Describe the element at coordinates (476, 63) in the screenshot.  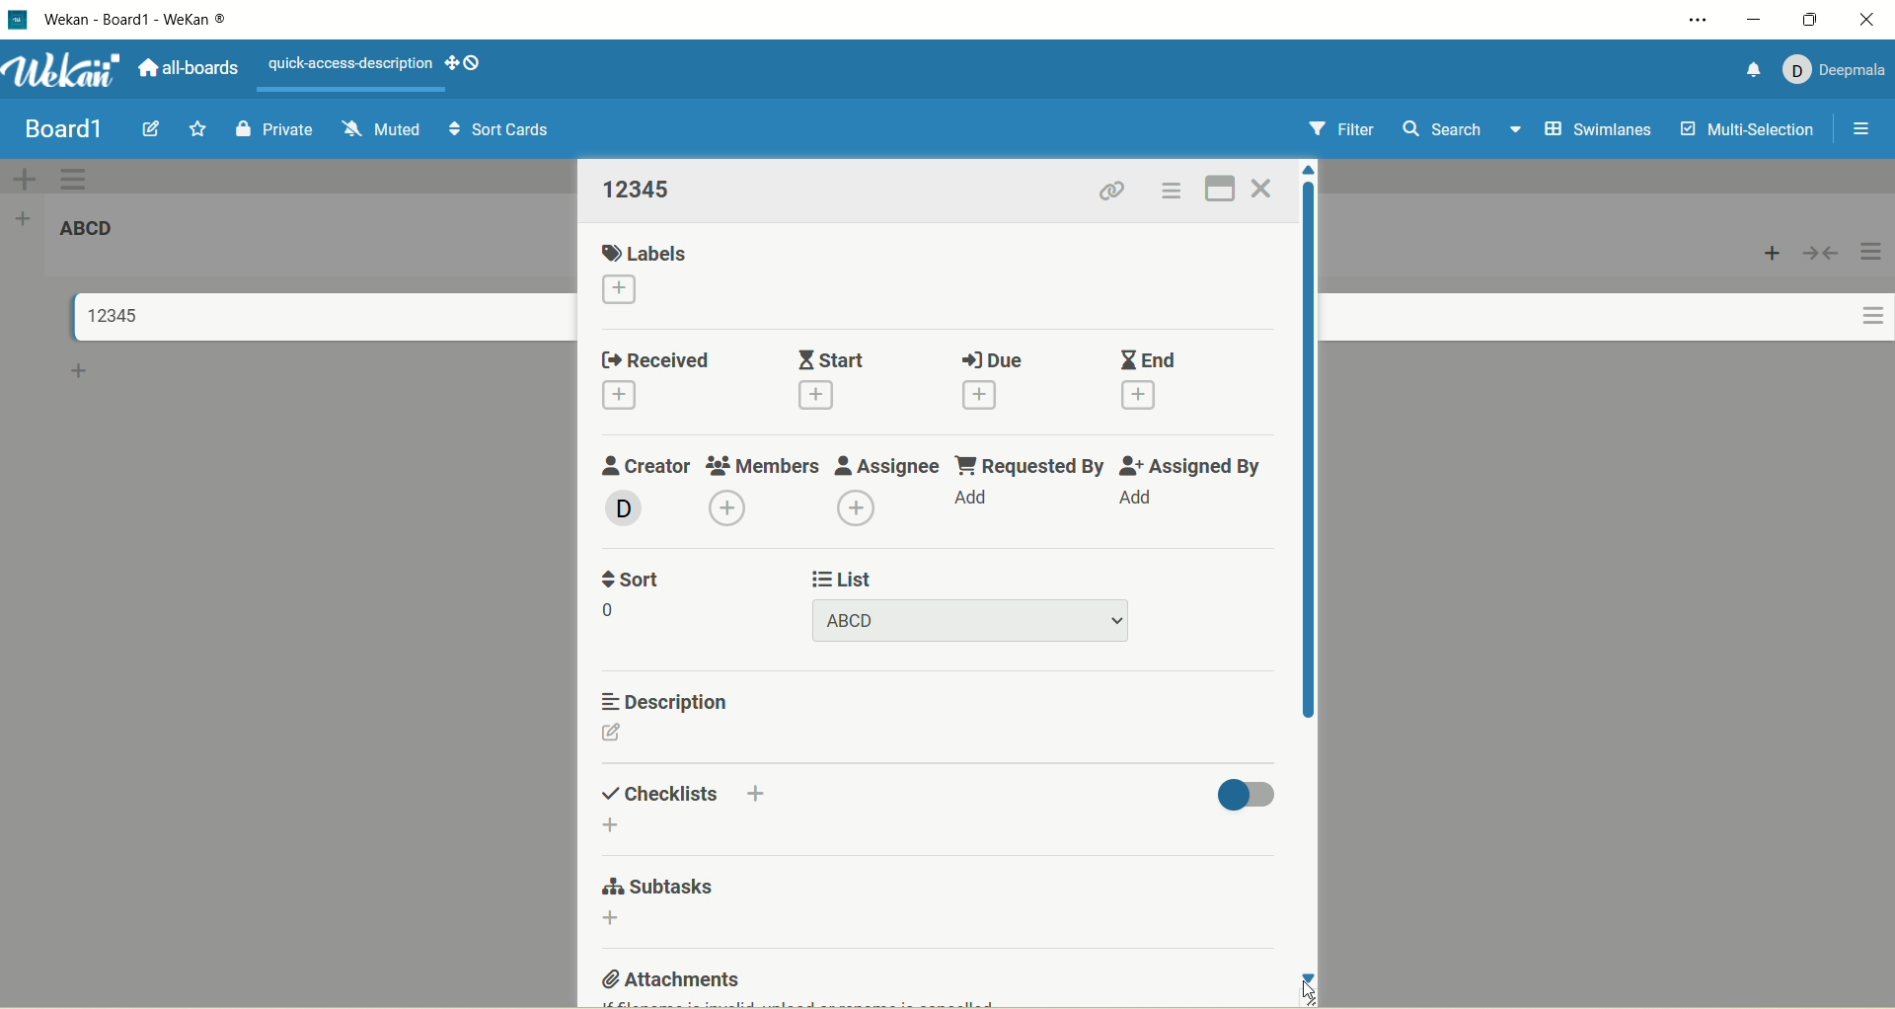
I see `show-desktop-drag-handles` at that location.